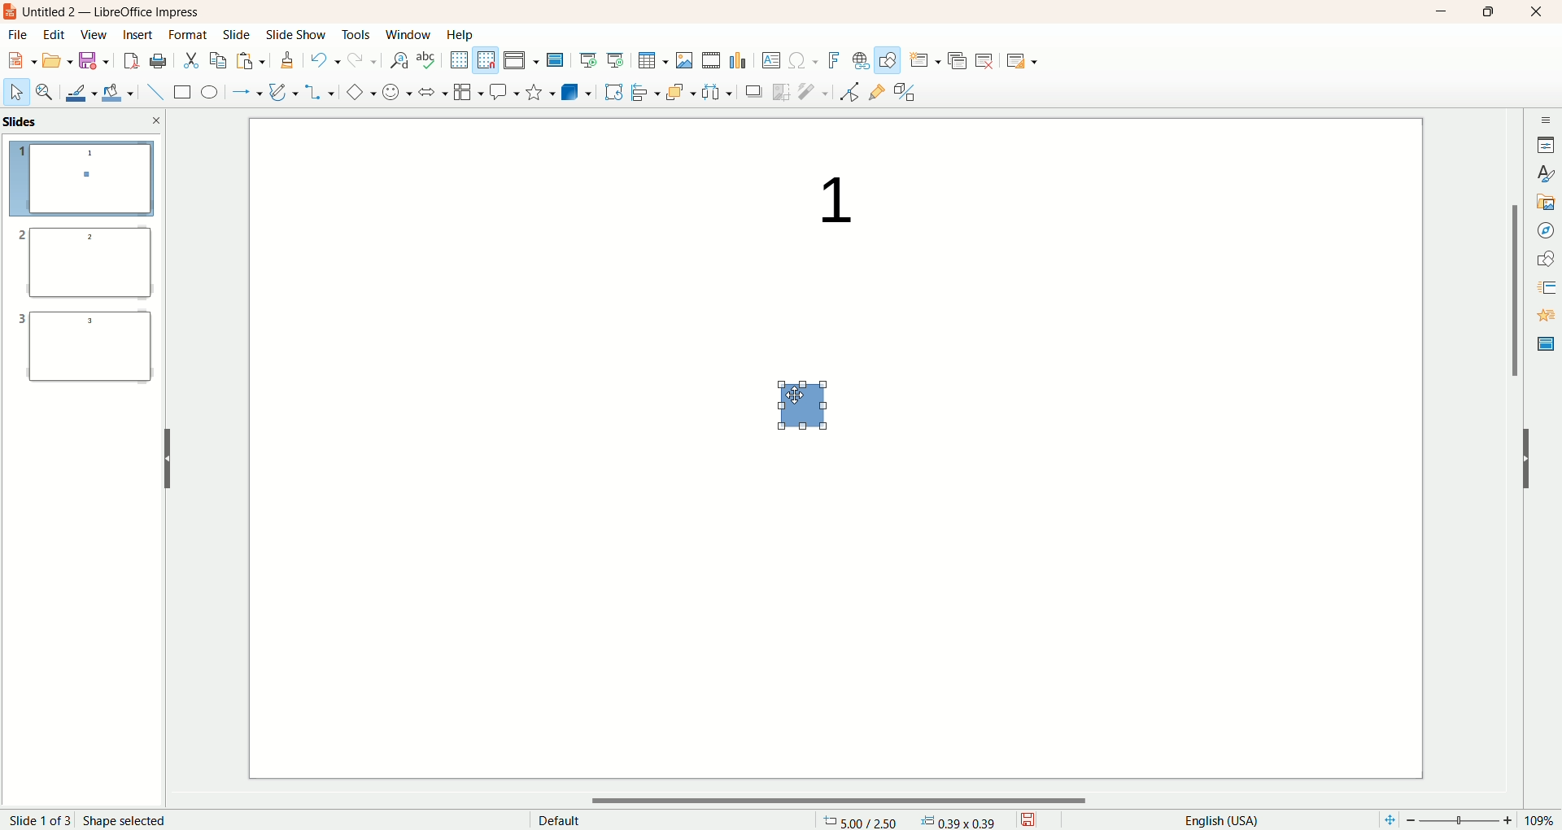 This screenshot has height=830, width=1562. I want to click on ellipse, so click(209, 94).